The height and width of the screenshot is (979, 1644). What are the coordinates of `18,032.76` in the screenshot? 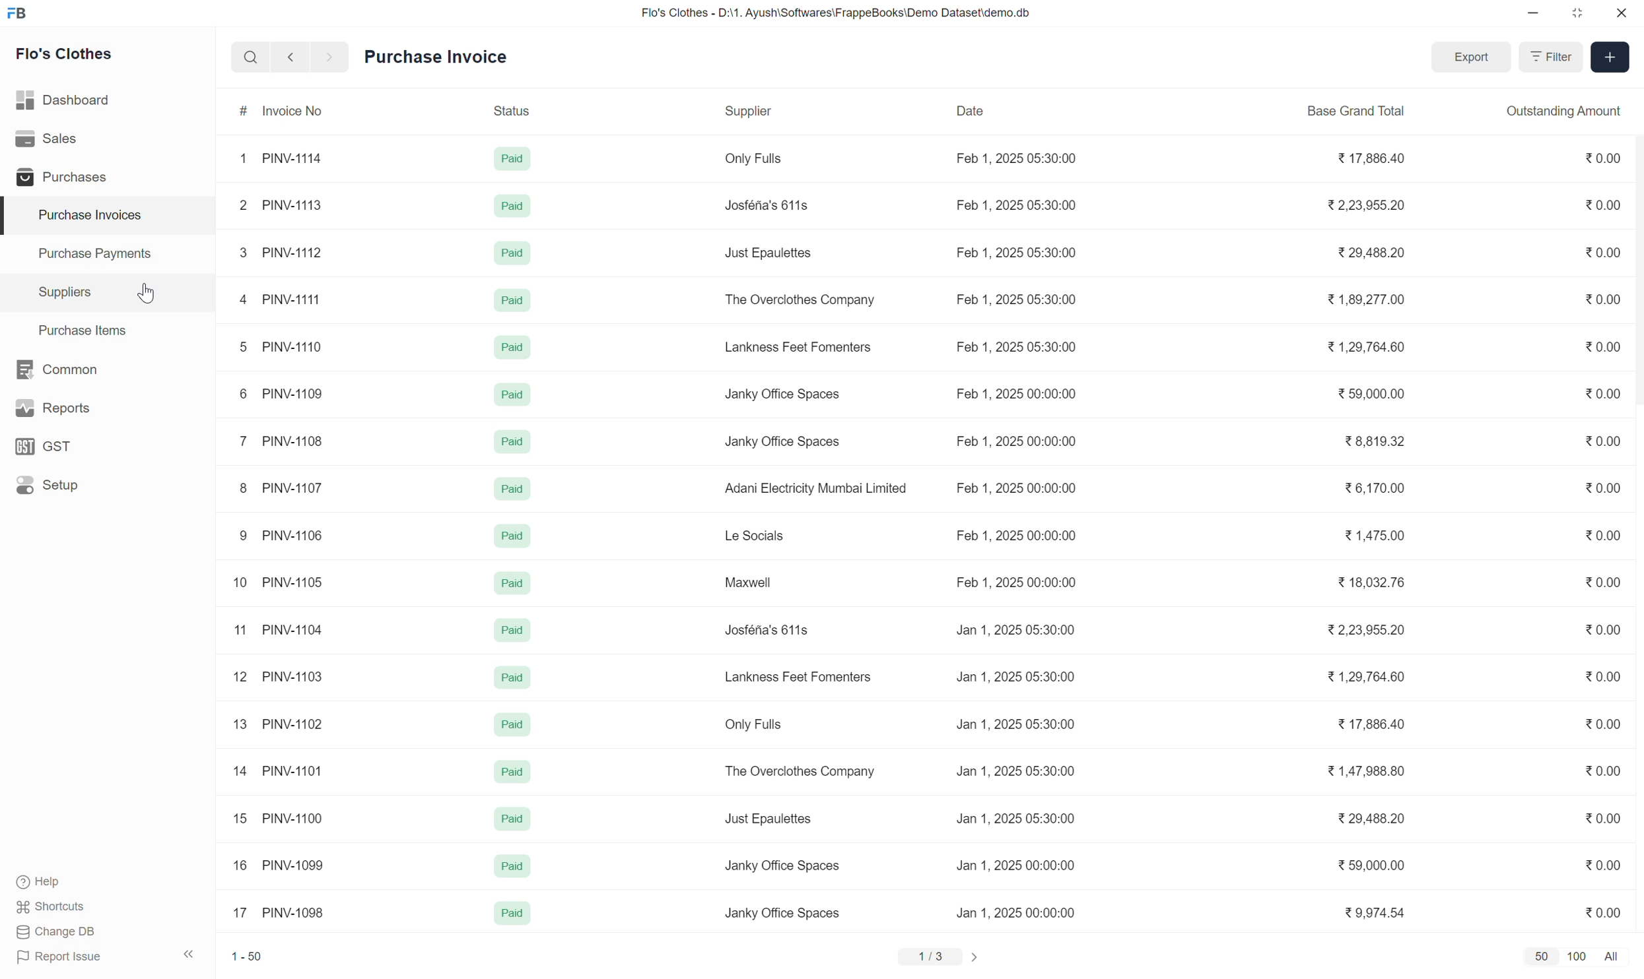 It's located at (1371, 582).